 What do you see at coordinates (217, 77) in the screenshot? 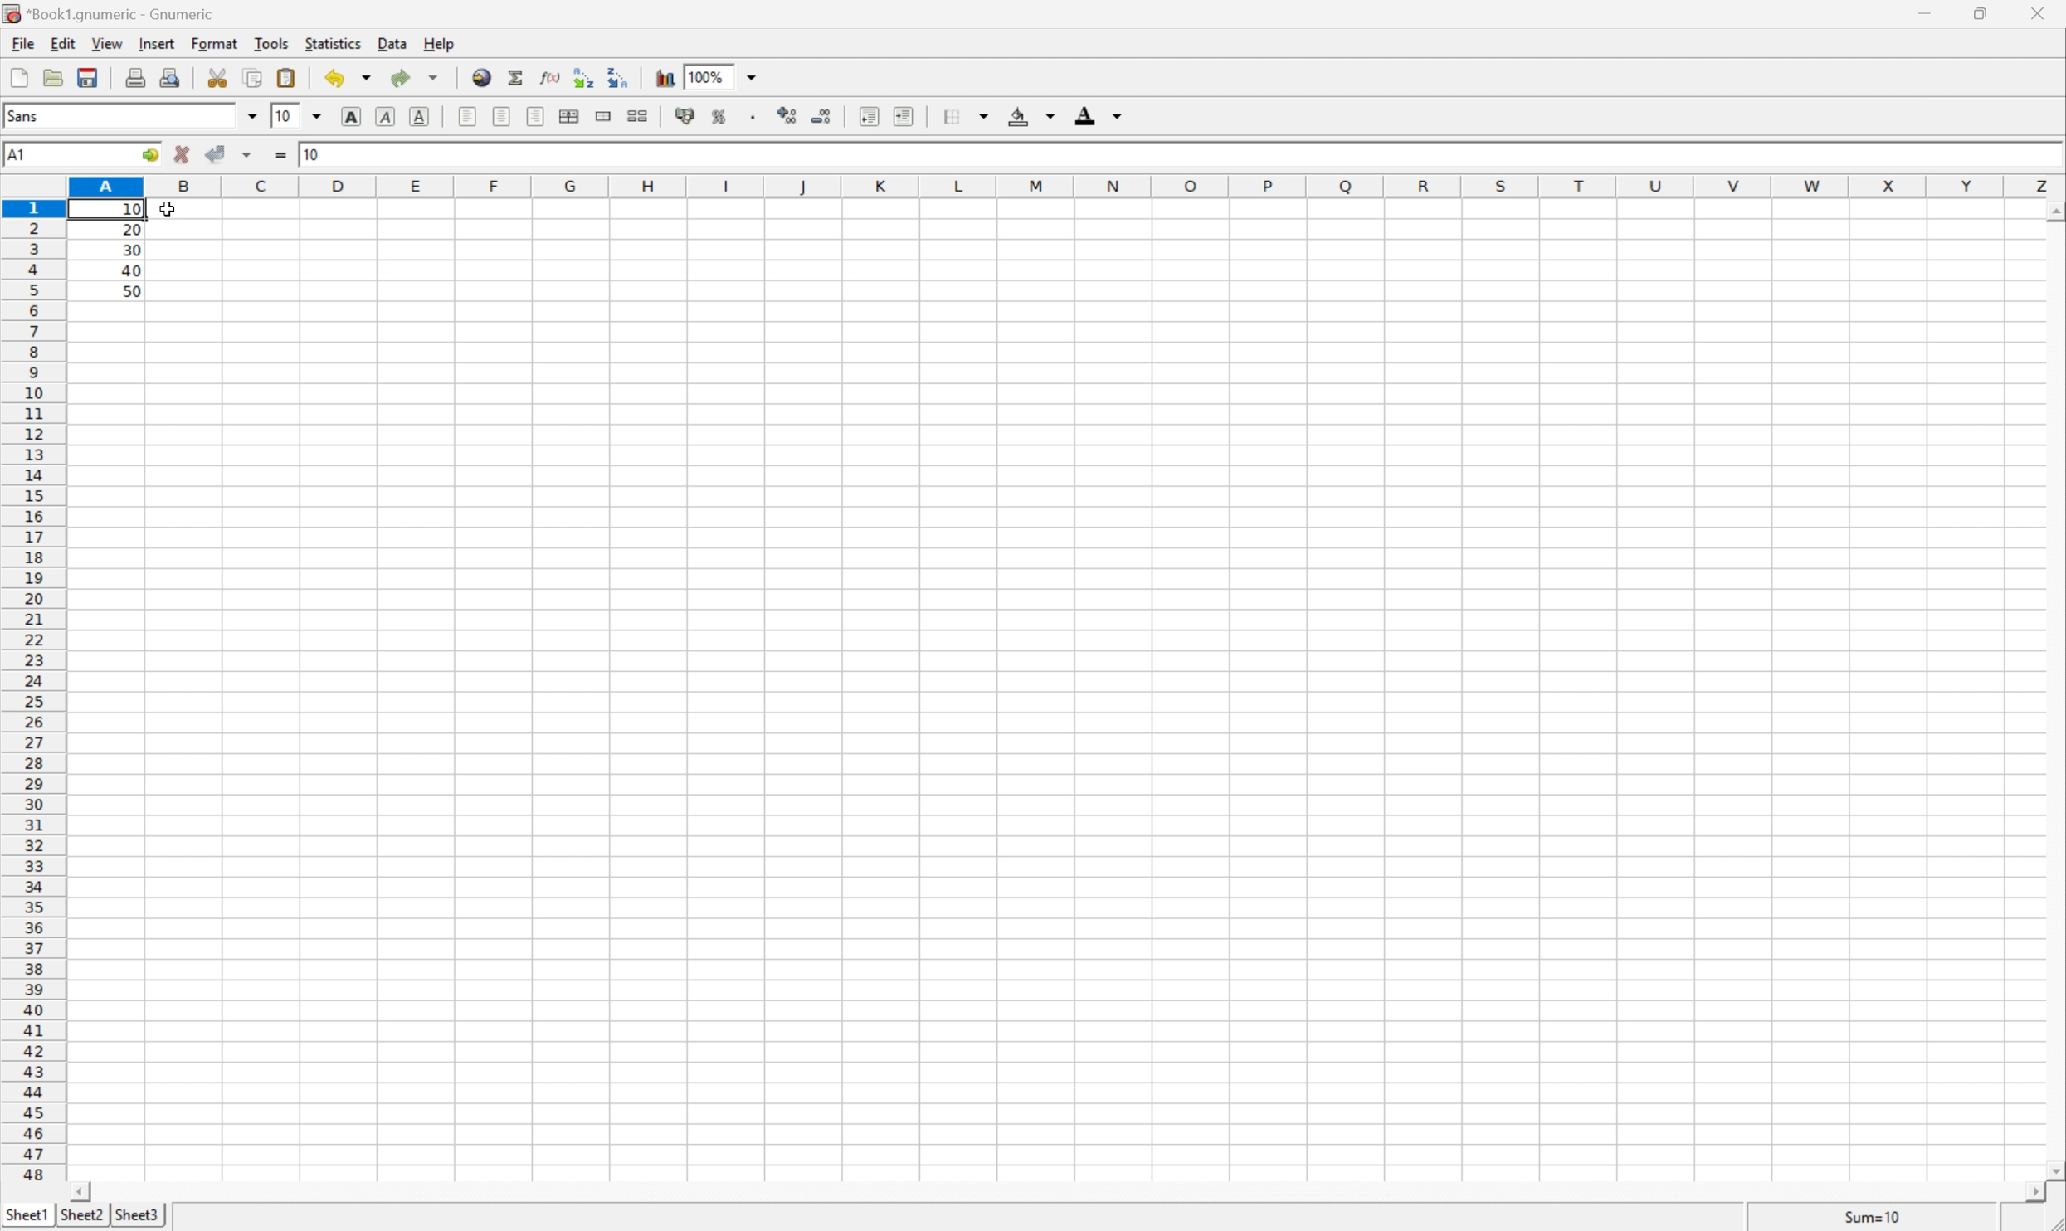
I see `Cut selection` at bounding box center [217, 77].